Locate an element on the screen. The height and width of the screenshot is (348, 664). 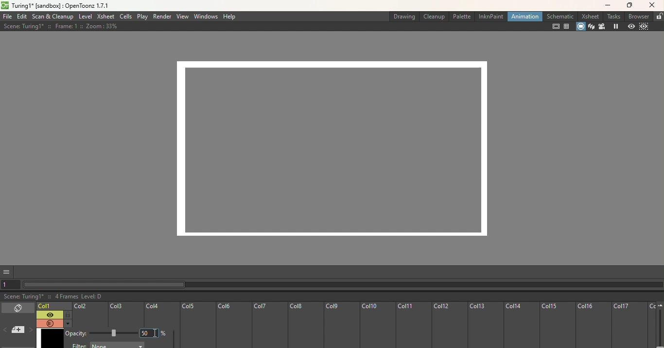
xsheet is located at coordinates (105, 17).